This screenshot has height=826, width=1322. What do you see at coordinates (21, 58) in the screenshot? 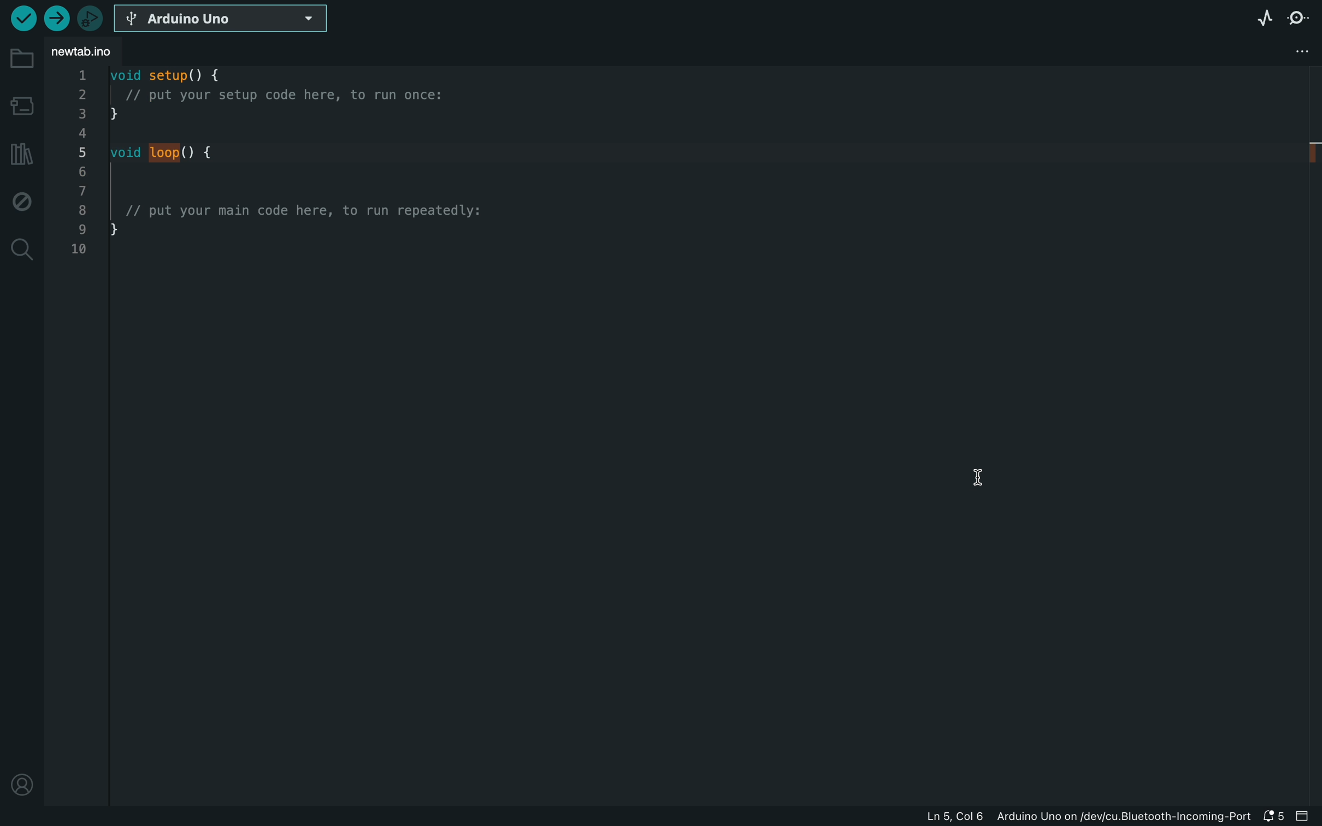
I see `folder` at bounding box center [21, 58].